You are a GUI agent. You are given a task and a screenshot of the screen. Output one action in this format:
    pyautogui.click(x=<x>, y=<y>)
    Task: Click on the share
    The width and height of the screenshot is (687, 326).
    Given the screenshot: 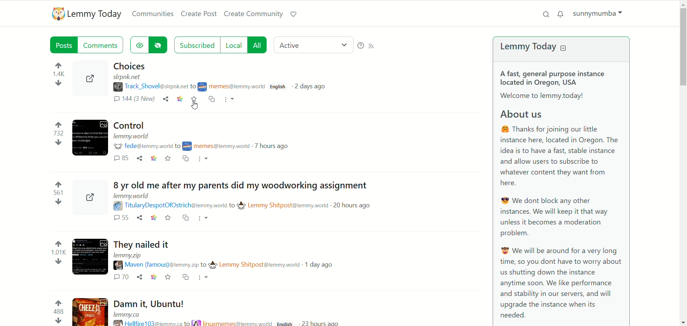 What is the action you would take?
    pyautogui.click(x=166, y=99)
    